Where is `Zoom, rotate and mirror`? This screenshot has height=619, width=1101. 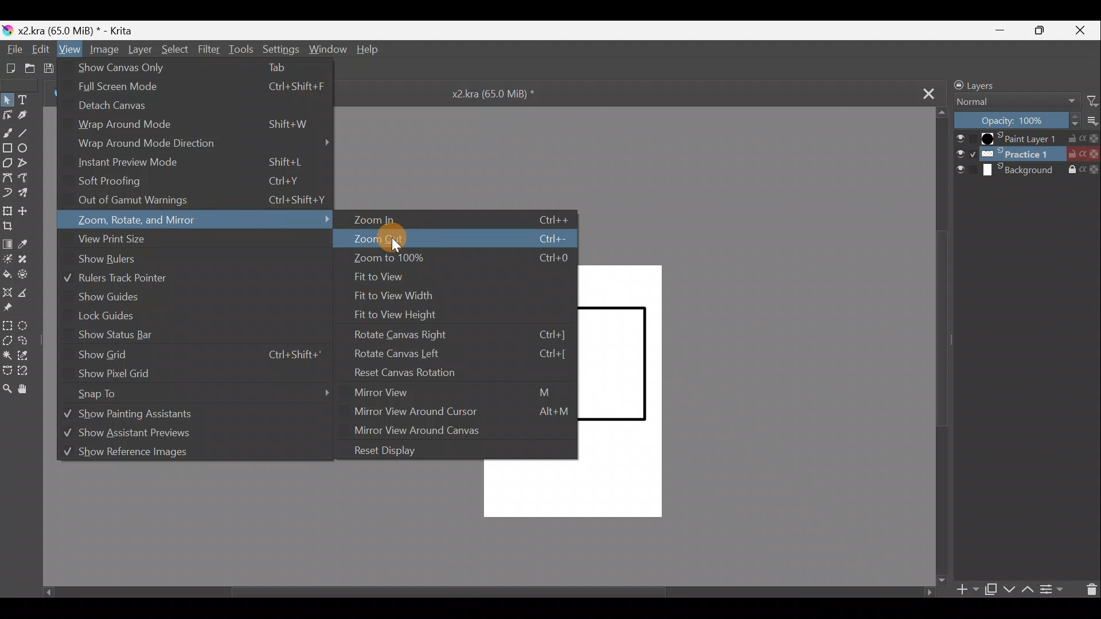 Zoom, rotate and mirror is located at coordinates (200, 221).